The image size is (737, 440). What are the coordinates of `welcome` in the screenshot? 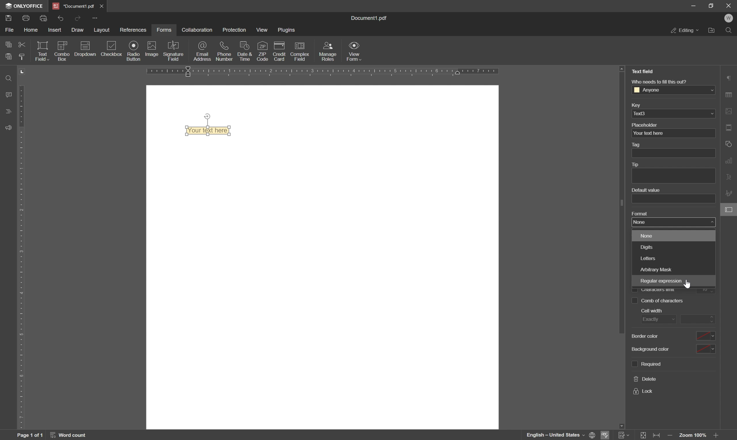 It's located at (729, 18).